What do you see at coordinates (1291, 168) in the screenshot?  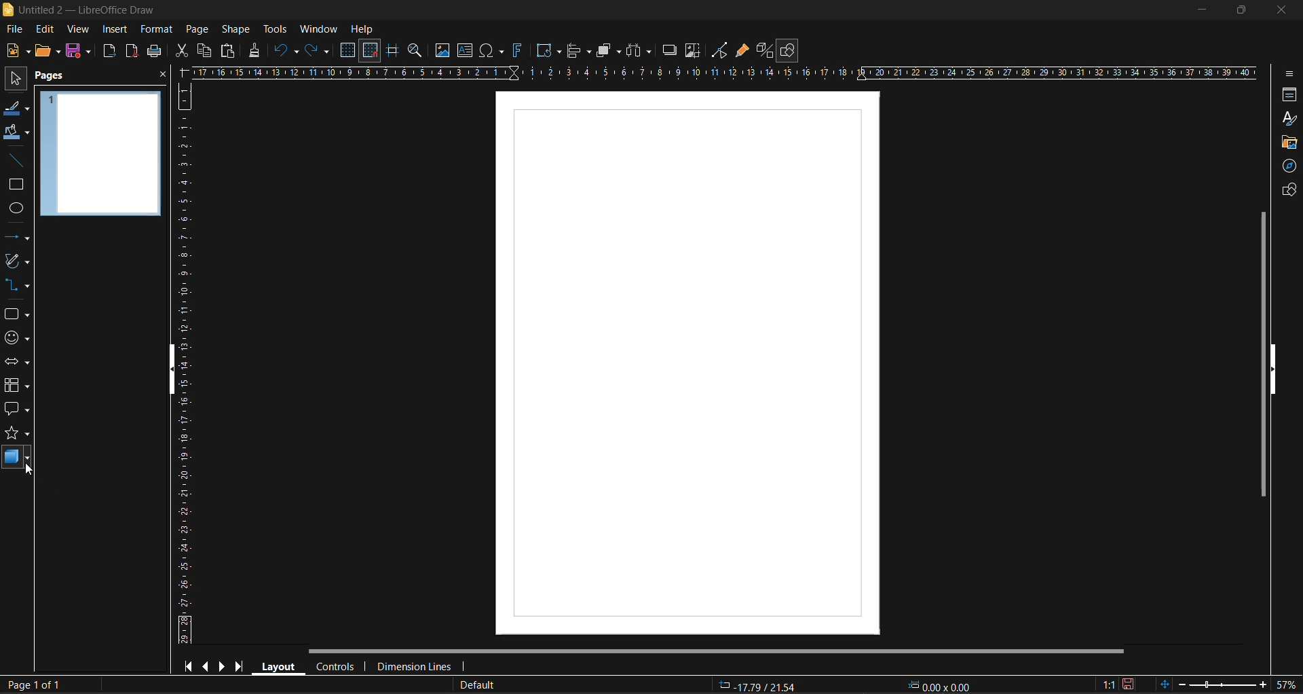 I see `navigator` at bounding box center [1291, 168].